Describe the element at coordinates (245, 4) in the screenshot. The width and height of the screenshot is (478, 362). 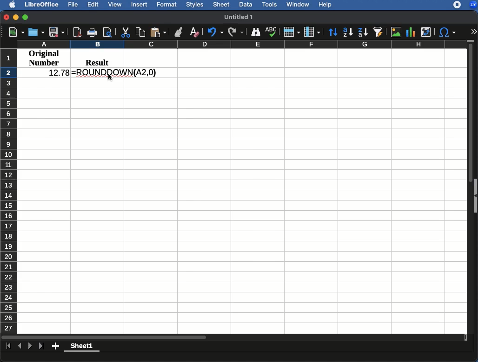
I see `Data` at that location.